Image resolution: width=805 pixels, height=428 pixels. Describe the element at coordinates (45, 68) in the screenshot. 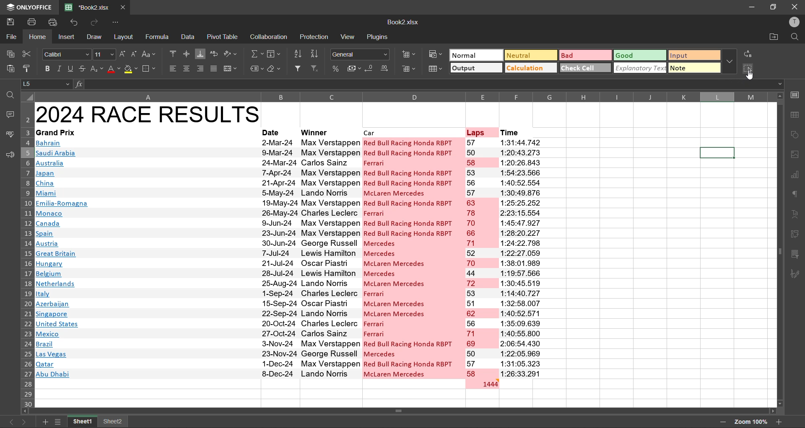

I see `bold` at that location.